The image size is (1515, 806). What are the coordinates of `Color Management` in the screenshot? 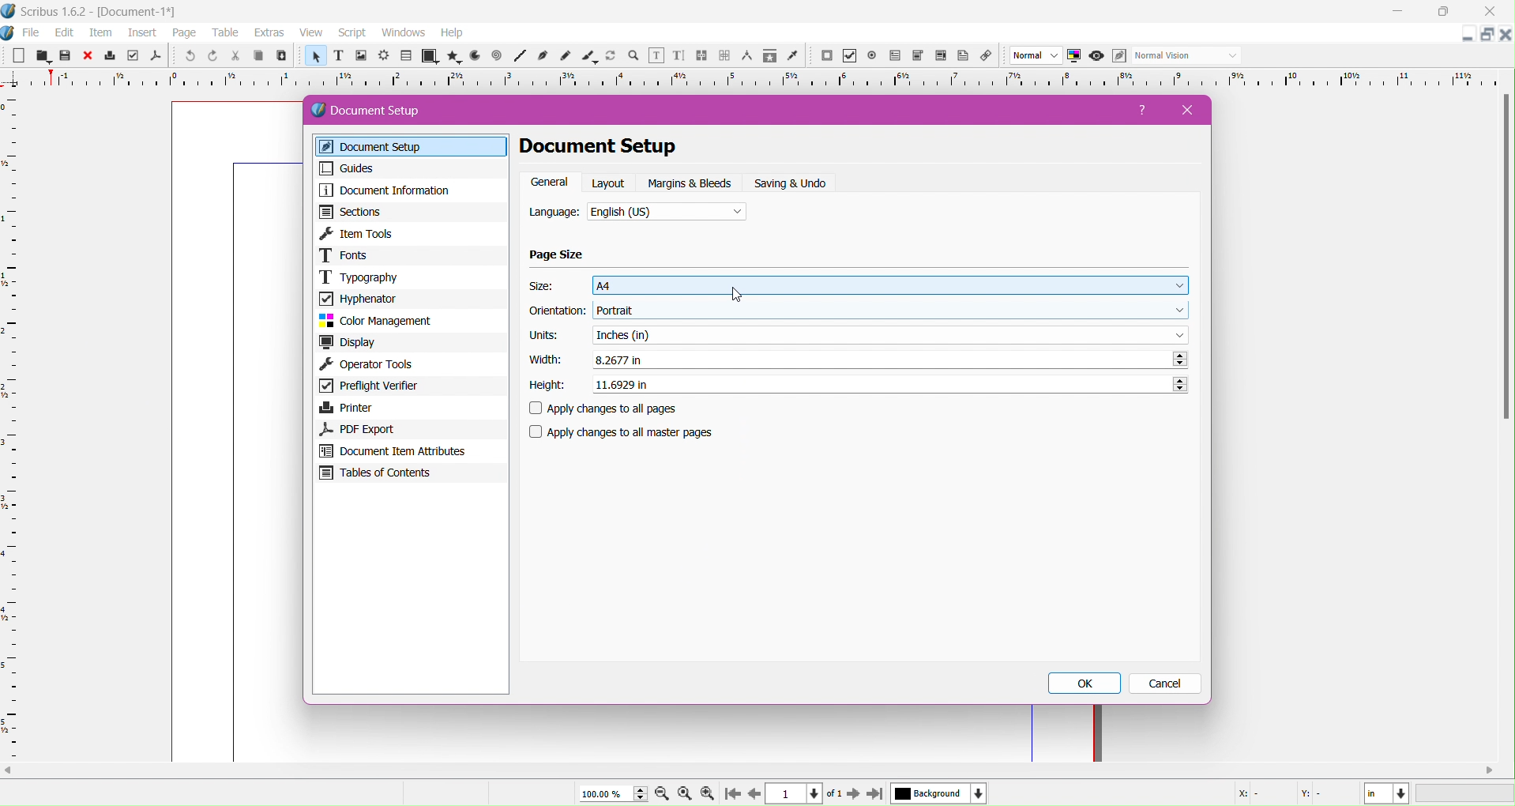 It's located at (410, 321).